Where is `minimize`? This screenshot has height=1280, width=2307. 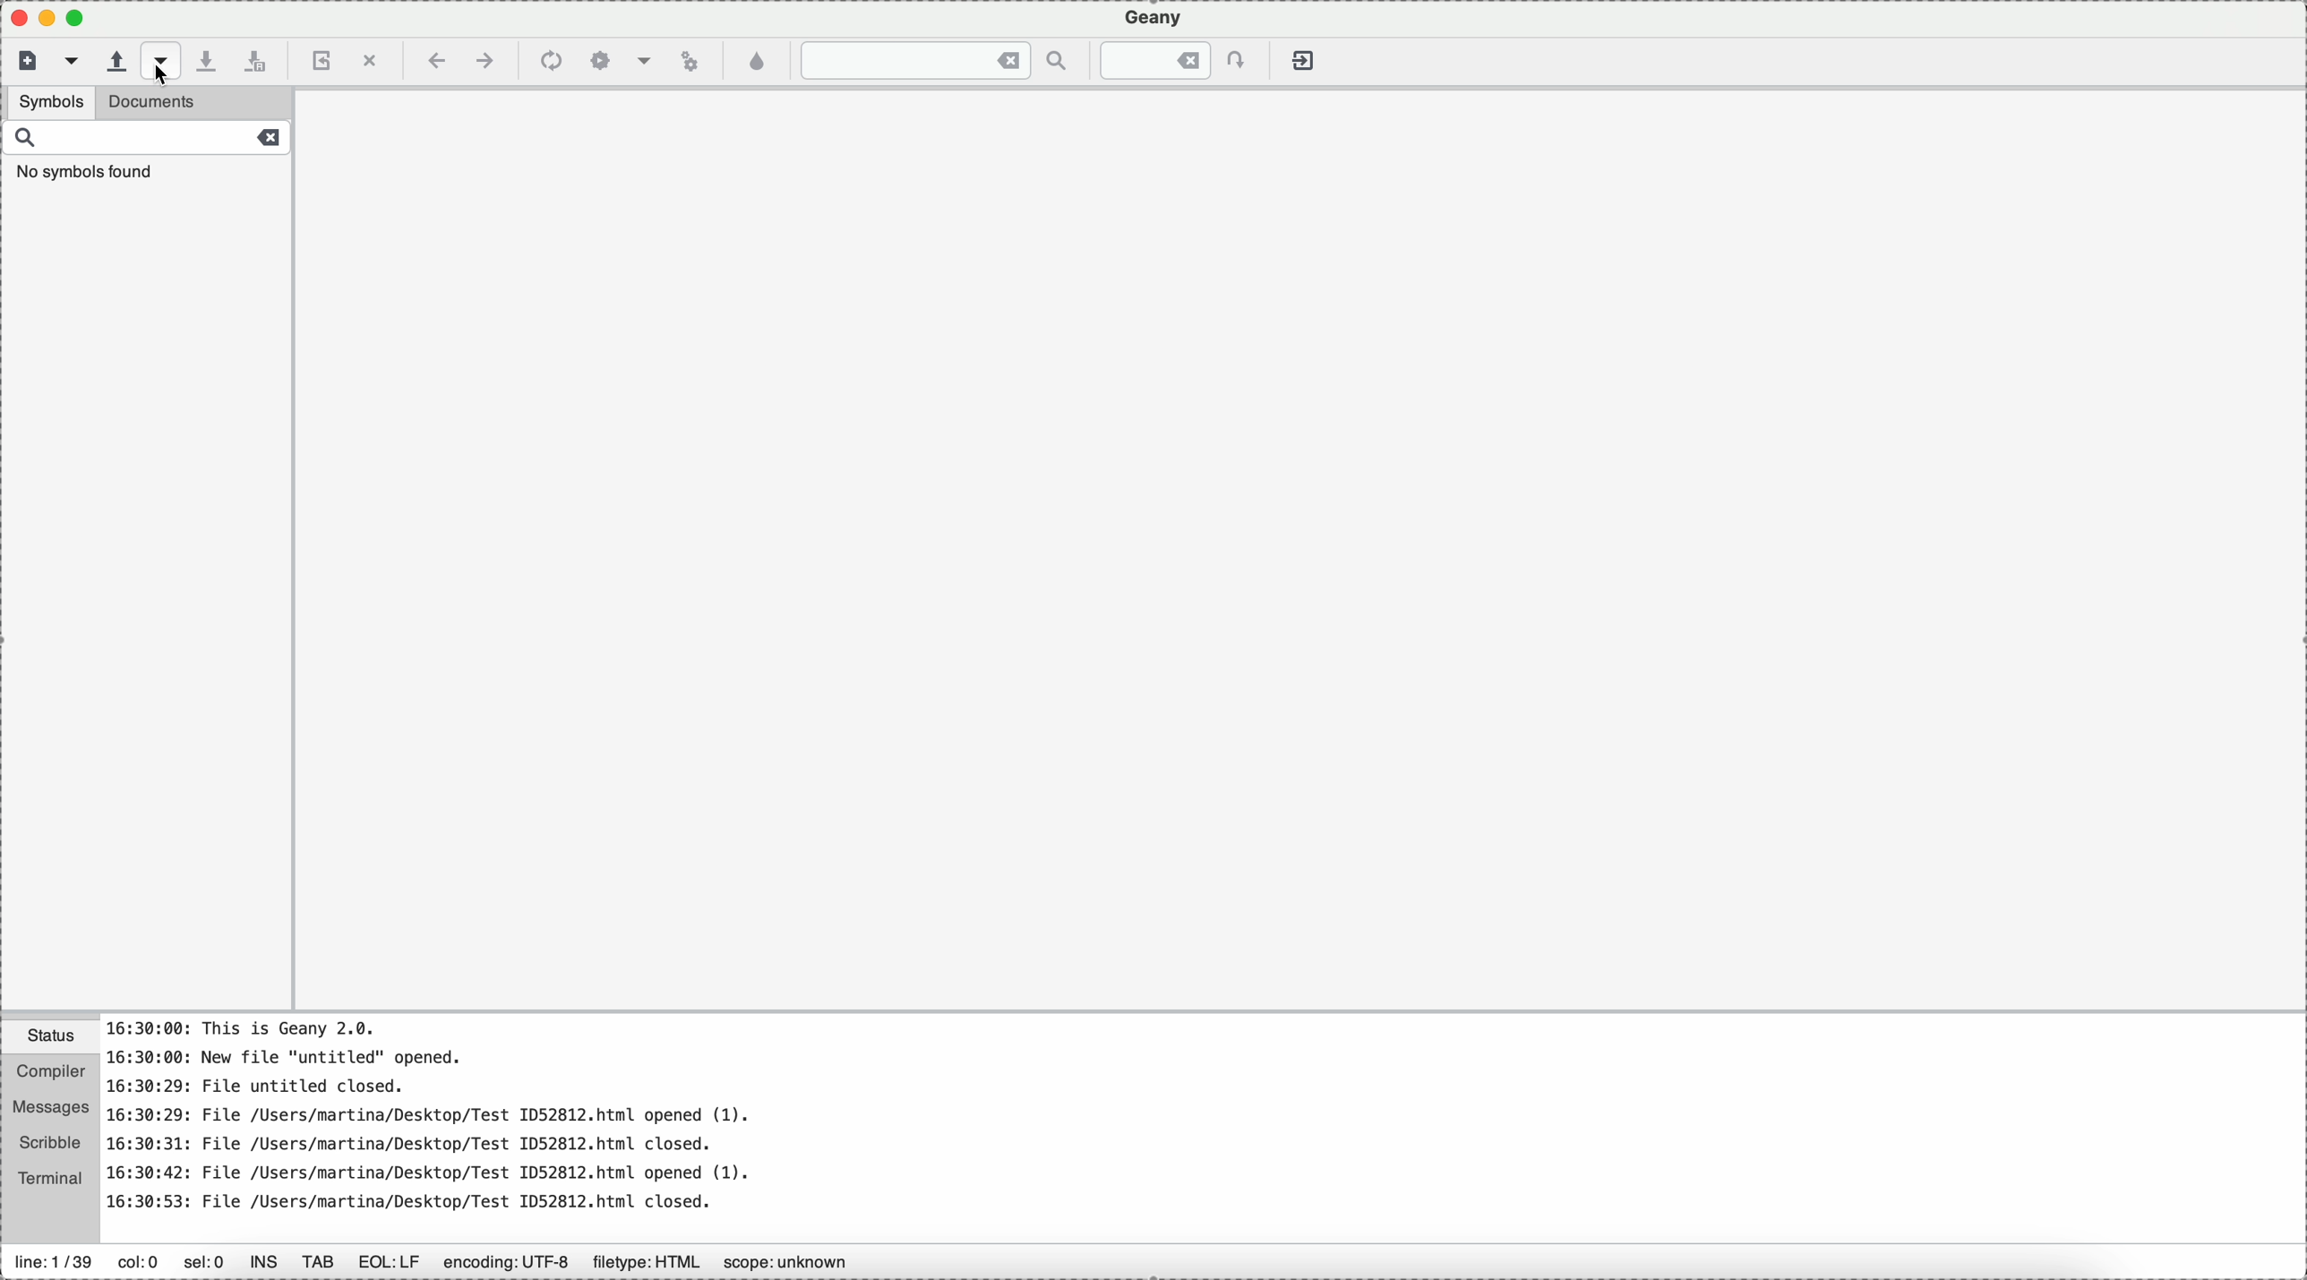 minimize is located at coordinates (84, 19).